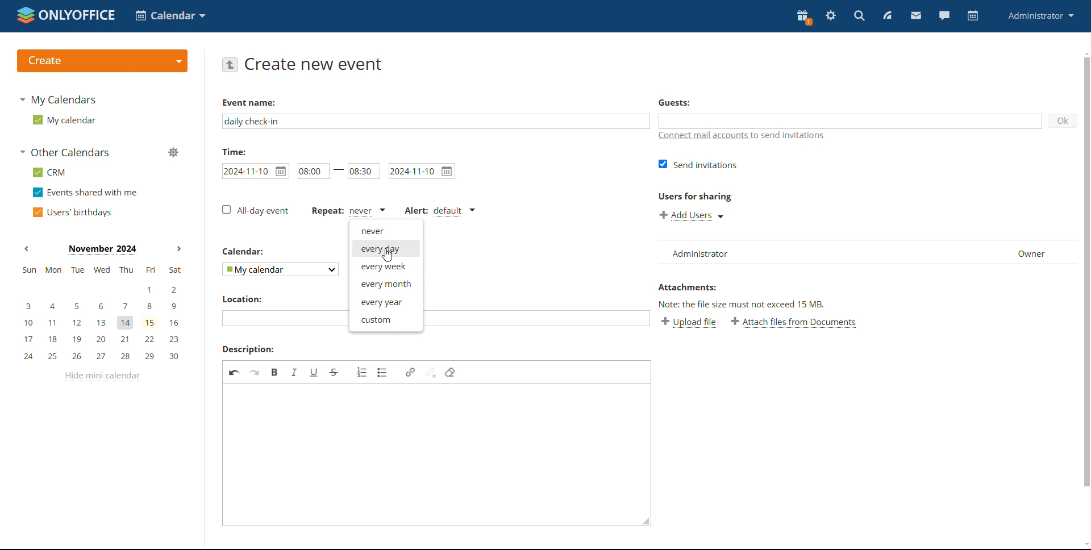 The image size is (1091, 550). Describe the element at coordinates (859, 16) in the screenshot. I see `search` at that location.